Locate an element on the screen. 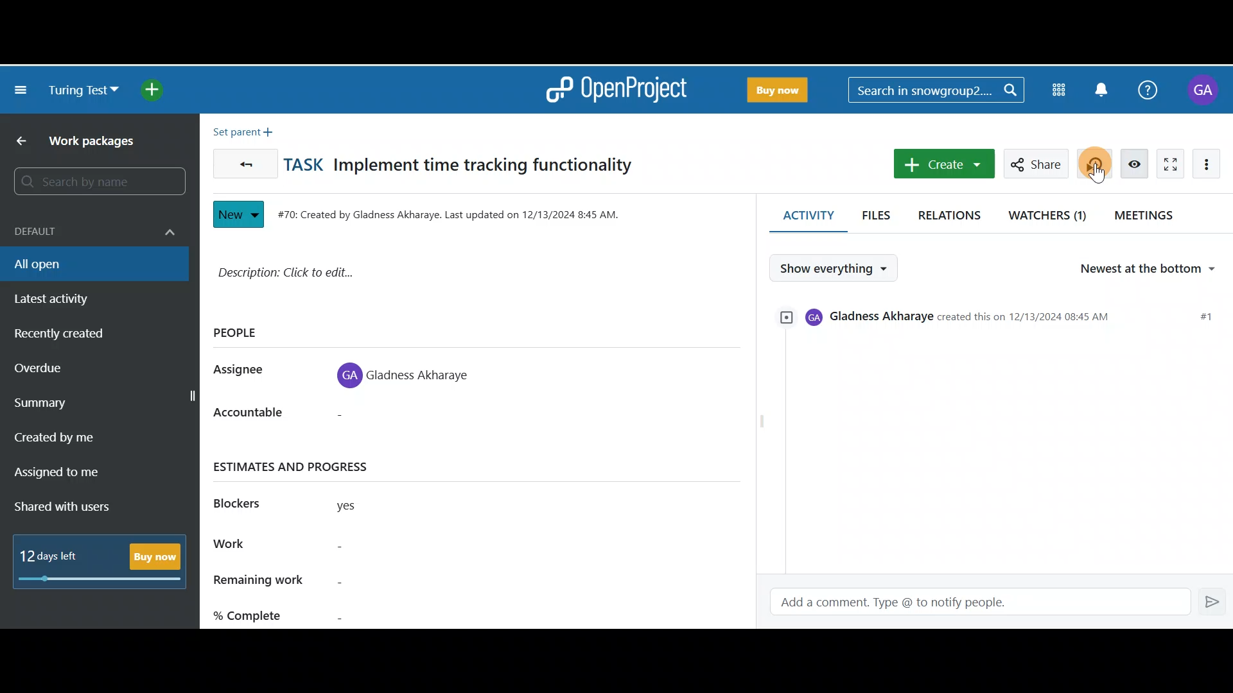  Activate zen mode is located at coordinates (1167, 162).